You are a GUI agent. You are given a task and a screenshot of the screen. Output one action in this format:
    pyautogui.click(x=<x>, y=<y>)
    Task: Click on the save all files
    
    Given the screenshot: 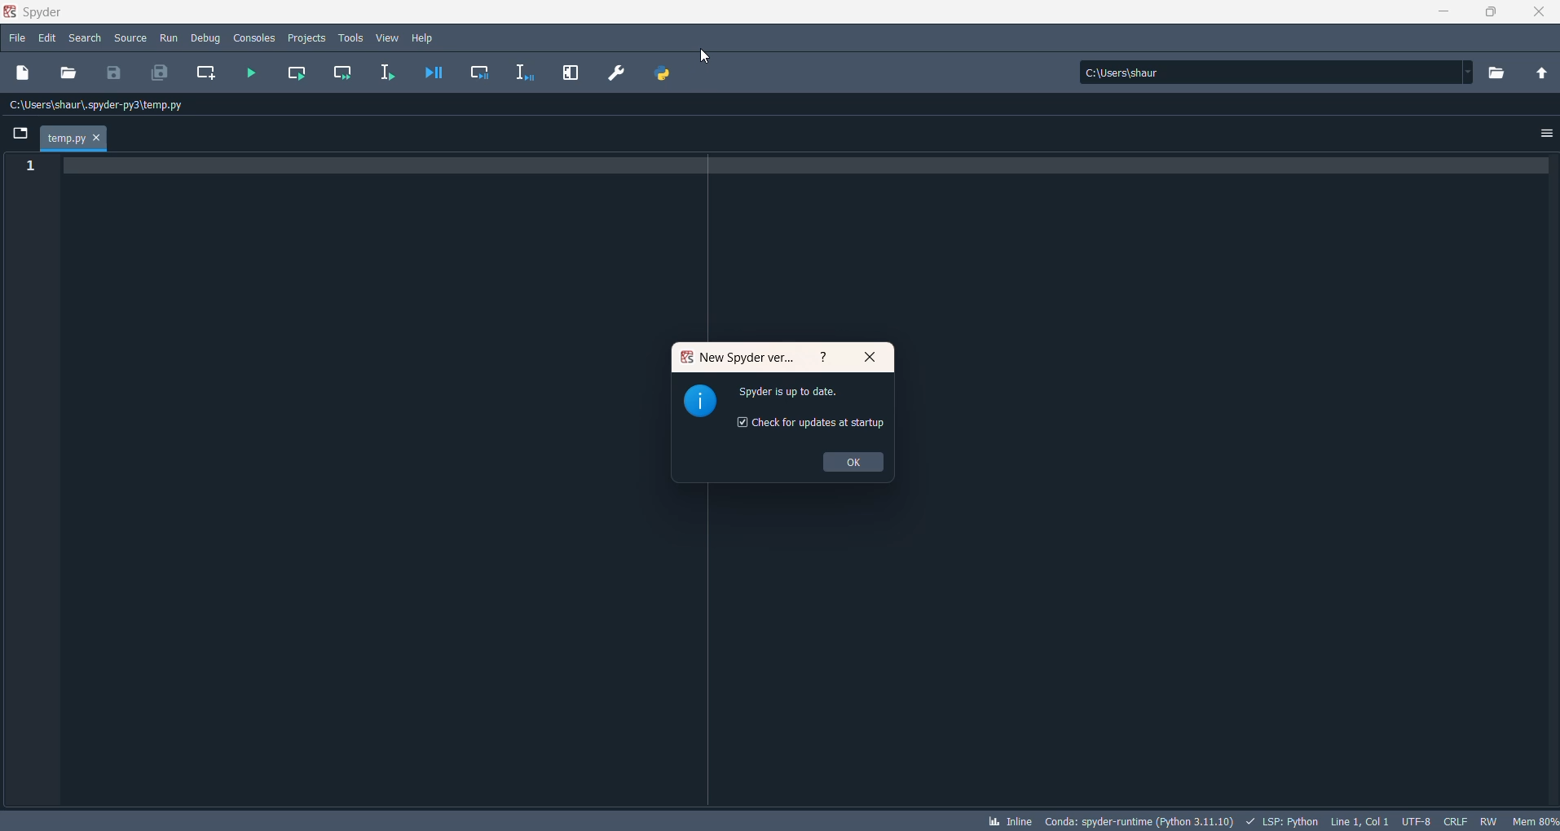 What is the action you would take?
    pyautogui.click(x=161, y=73)
    